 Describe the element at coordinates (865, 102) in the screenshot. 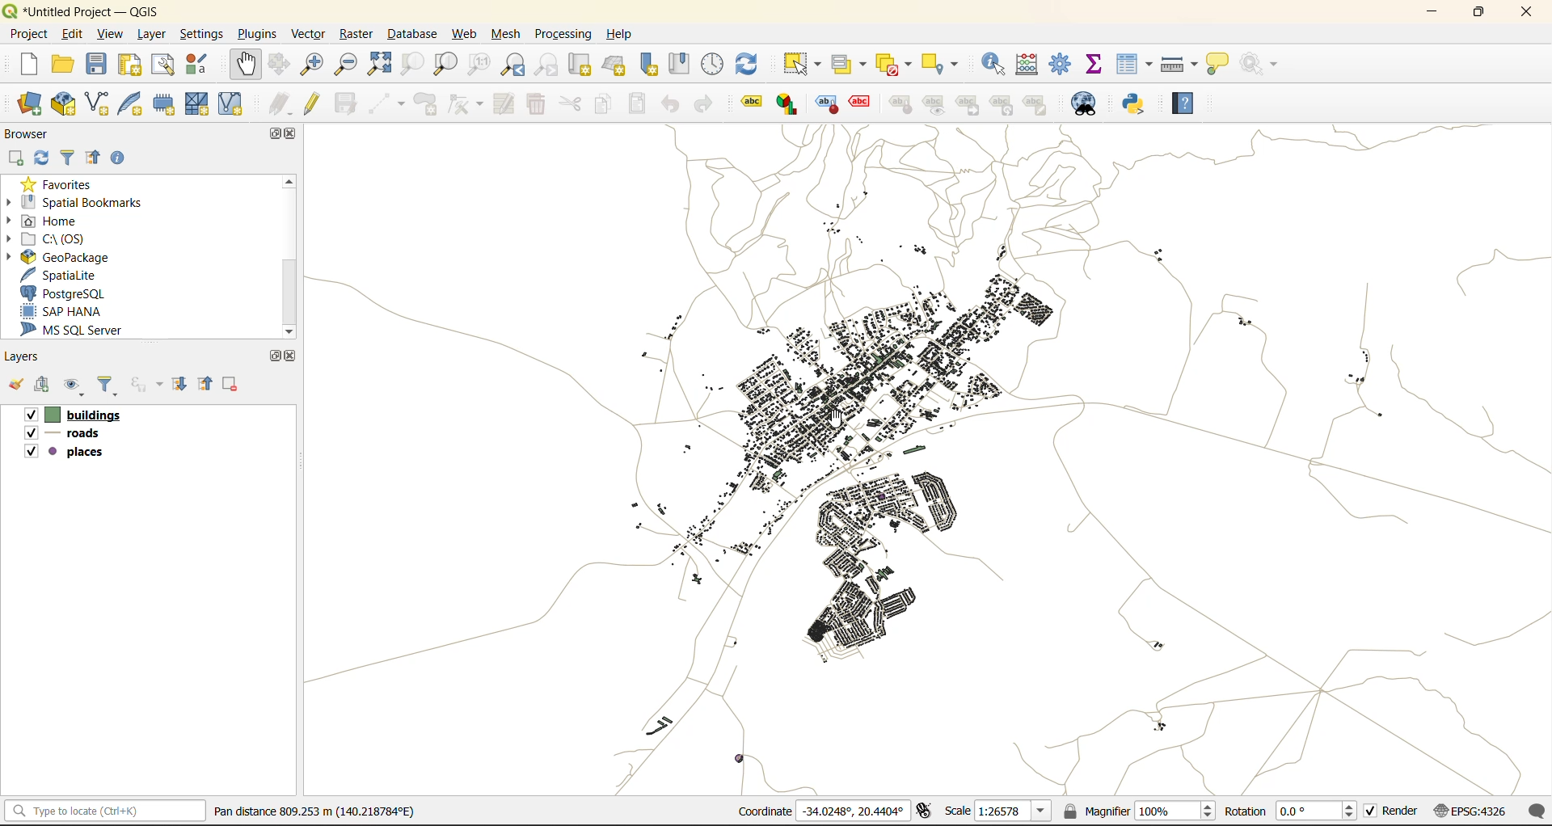

I see `Effect` at that location.